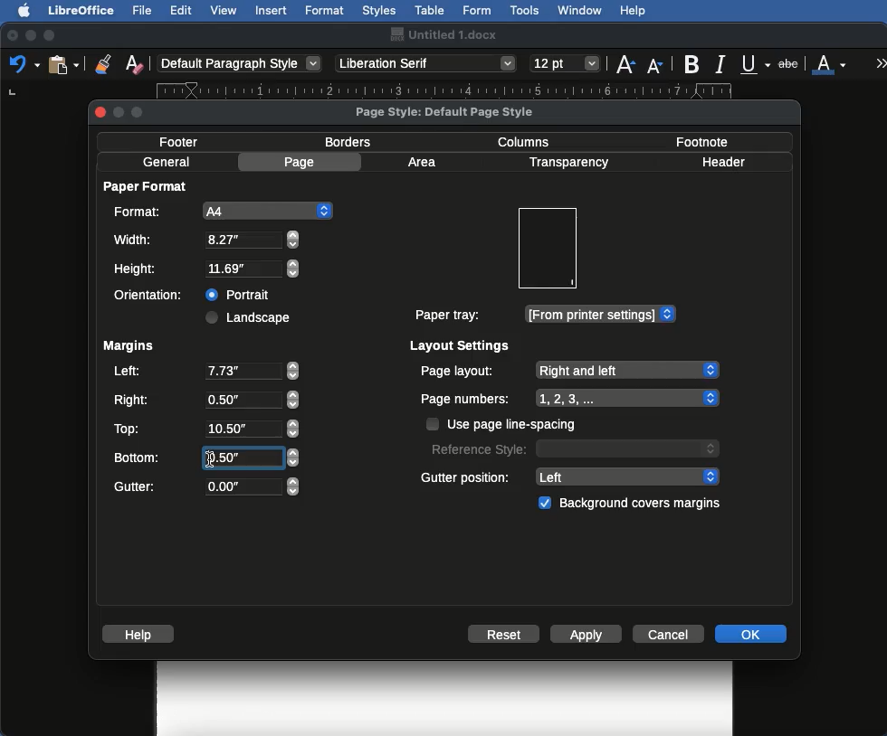 The height and width of the screenshot is (736, 887). I want to click on Form, so click(477, 11).